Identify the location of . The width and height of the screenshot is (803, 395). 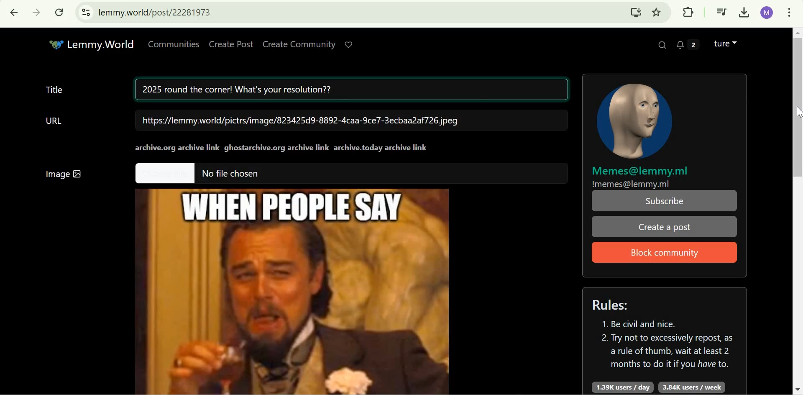
(164, 174).